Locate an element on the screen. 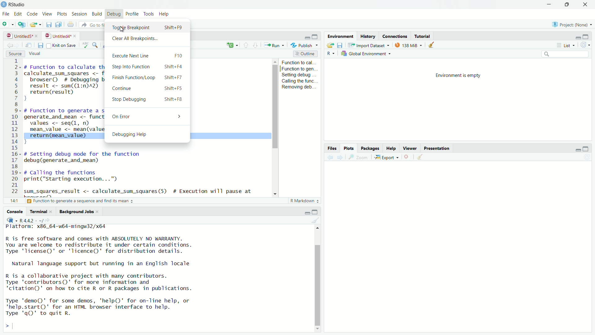  maximize is located at coordinates (316, 211).